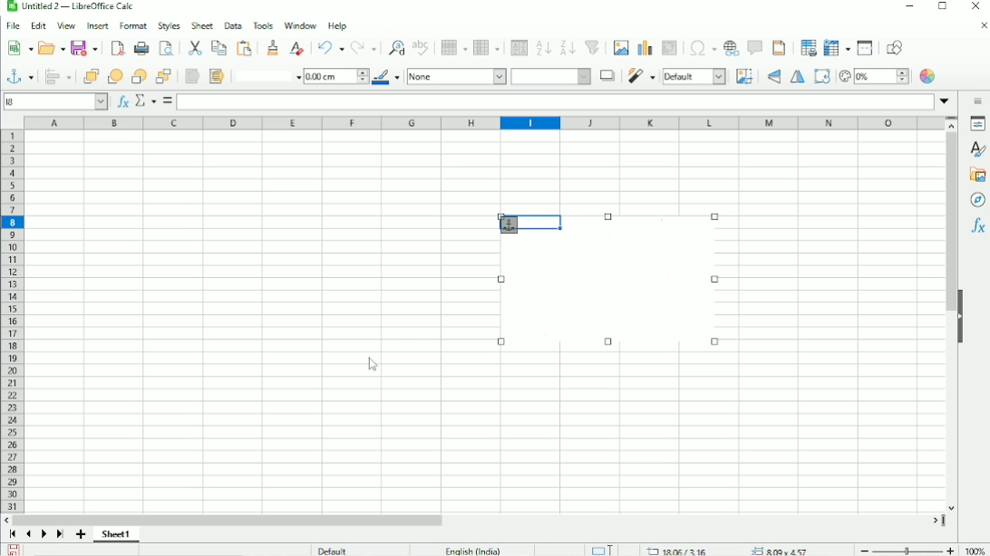 The image size is (990, 556). Describe the element at coordinates (58, 78) in the screenshot. I see `align objects` at that location.